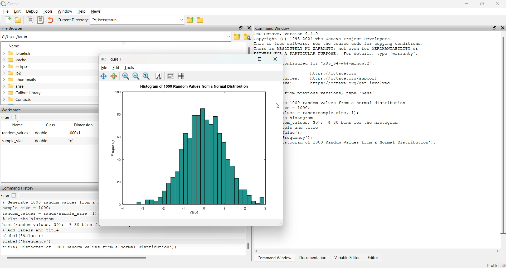 The width and height of the screenshot is (506, 268). What do you see at coordinates (142, 248) in the screenshot?
I see `from a Normal Distribution');` at bounding box center [142, 248].